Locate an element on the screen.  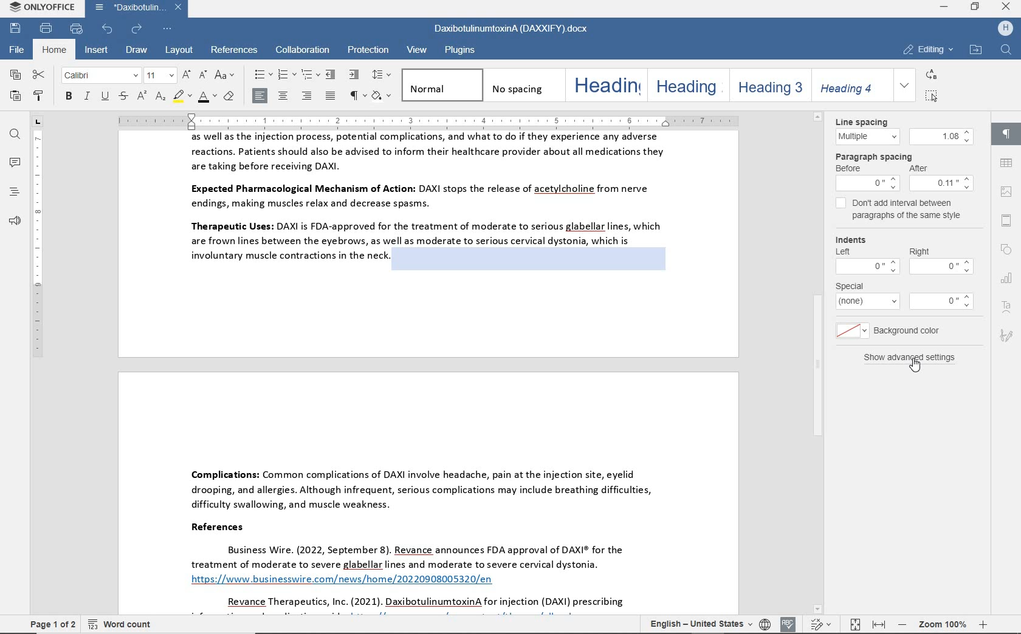
text art is located at coordinates (1008, 308).